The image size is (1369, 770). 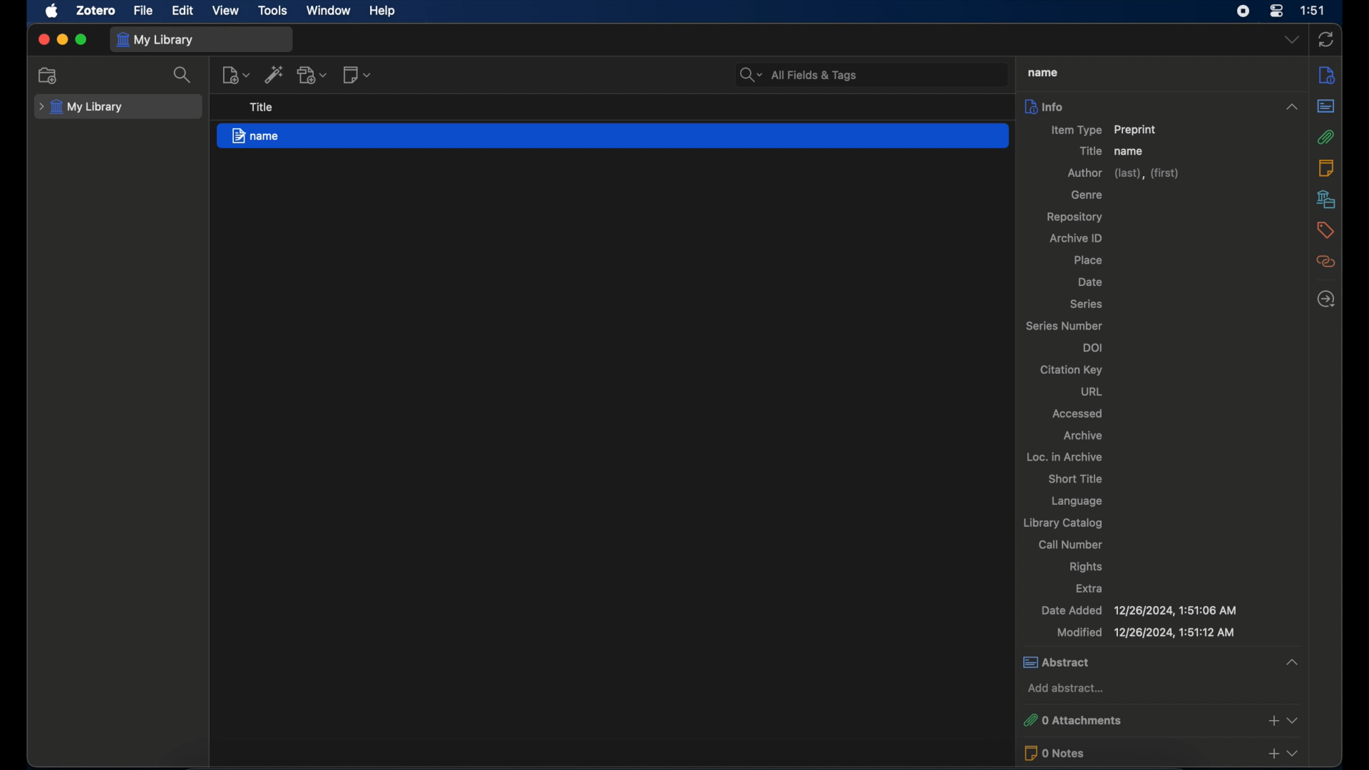 What do you see at coordinates (274, 74) in the screenshot?
I see `add item by identifier` at bounding box center [274, 74].